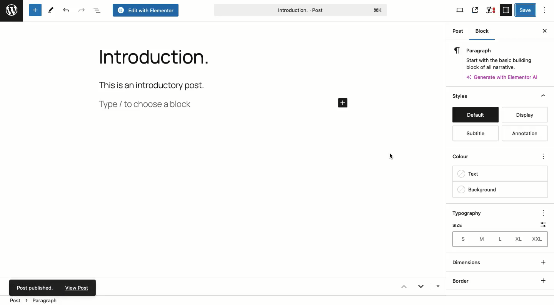 This screenshot has width=554, height=305. Describe the element at coordinates (421, 288) in the screenshot. I see `Expand` at that location.